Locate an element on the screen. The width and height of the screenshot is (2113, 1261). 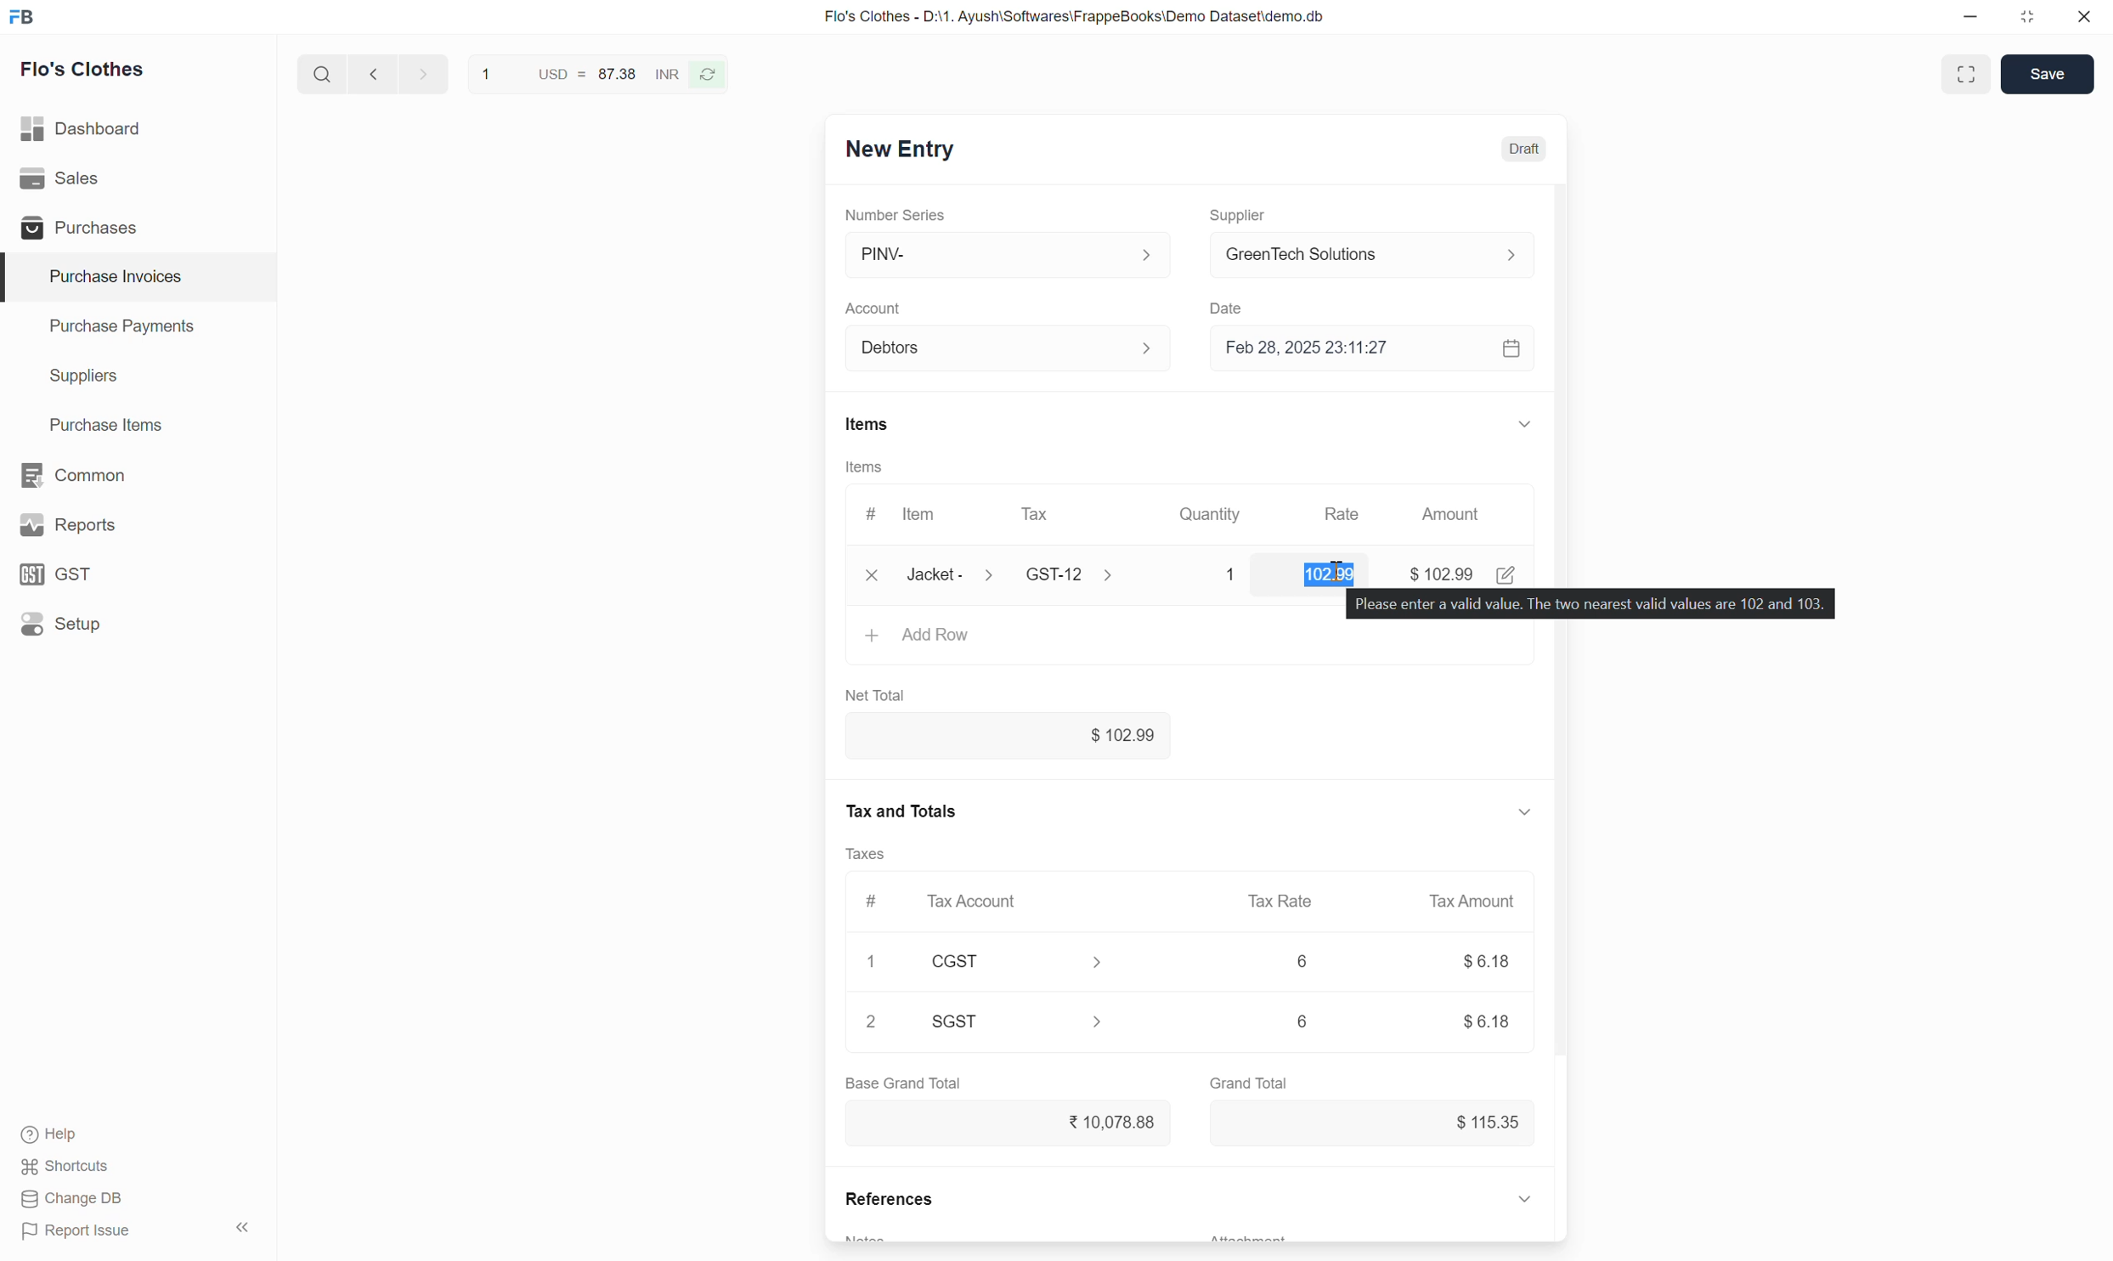
Collapse is located at coordinates (1526, 424).